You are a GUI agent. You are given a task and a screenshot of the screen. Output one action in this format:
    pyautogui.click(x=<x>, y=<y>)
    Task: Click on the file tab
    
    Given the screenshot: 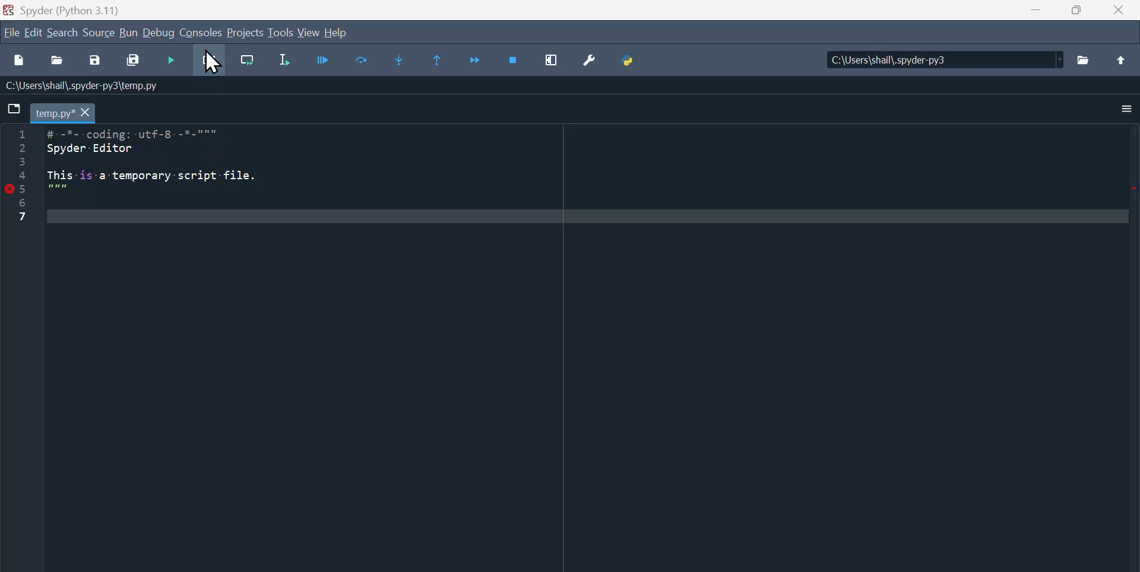 What is the action you would take?
    pyautogui.click(x=64, y=114)
    